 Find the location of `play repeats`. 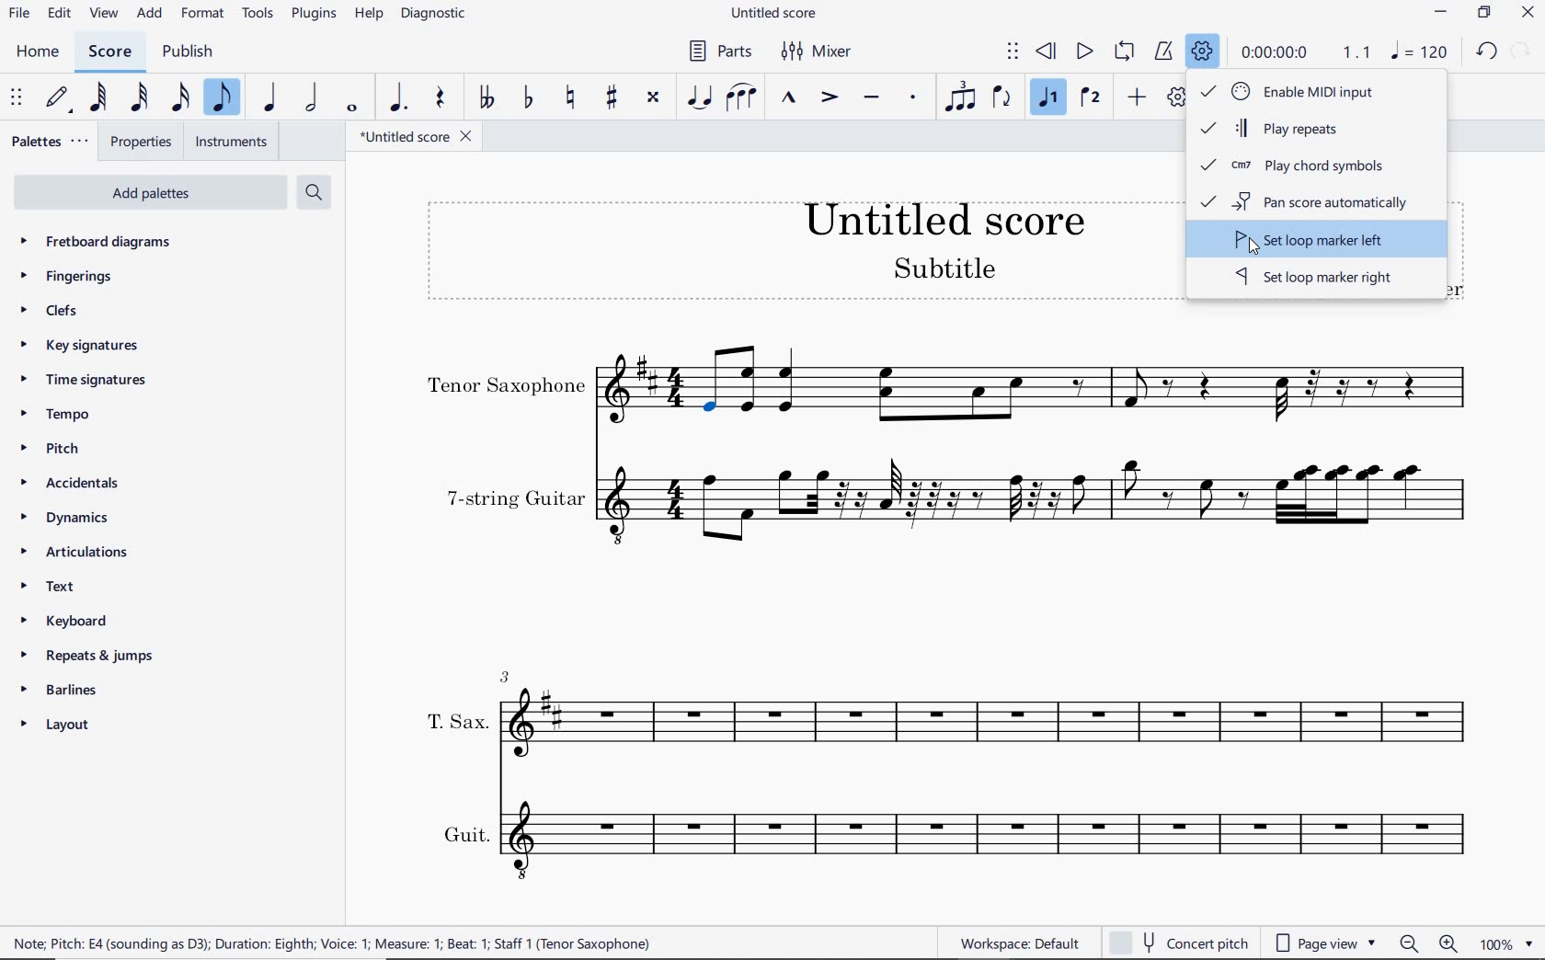

play repeats is located at coordinates (1307, 131).